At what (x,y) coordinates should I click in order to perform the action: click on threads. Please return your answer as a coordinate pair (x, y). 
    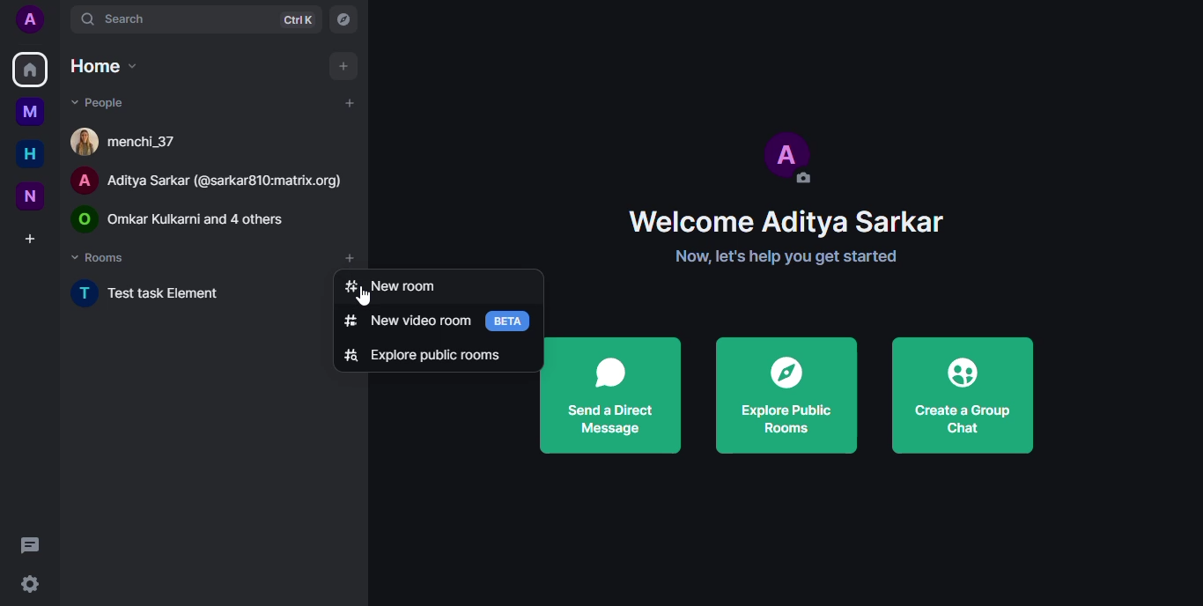
    Looking at the image, I should click on (33, 543).